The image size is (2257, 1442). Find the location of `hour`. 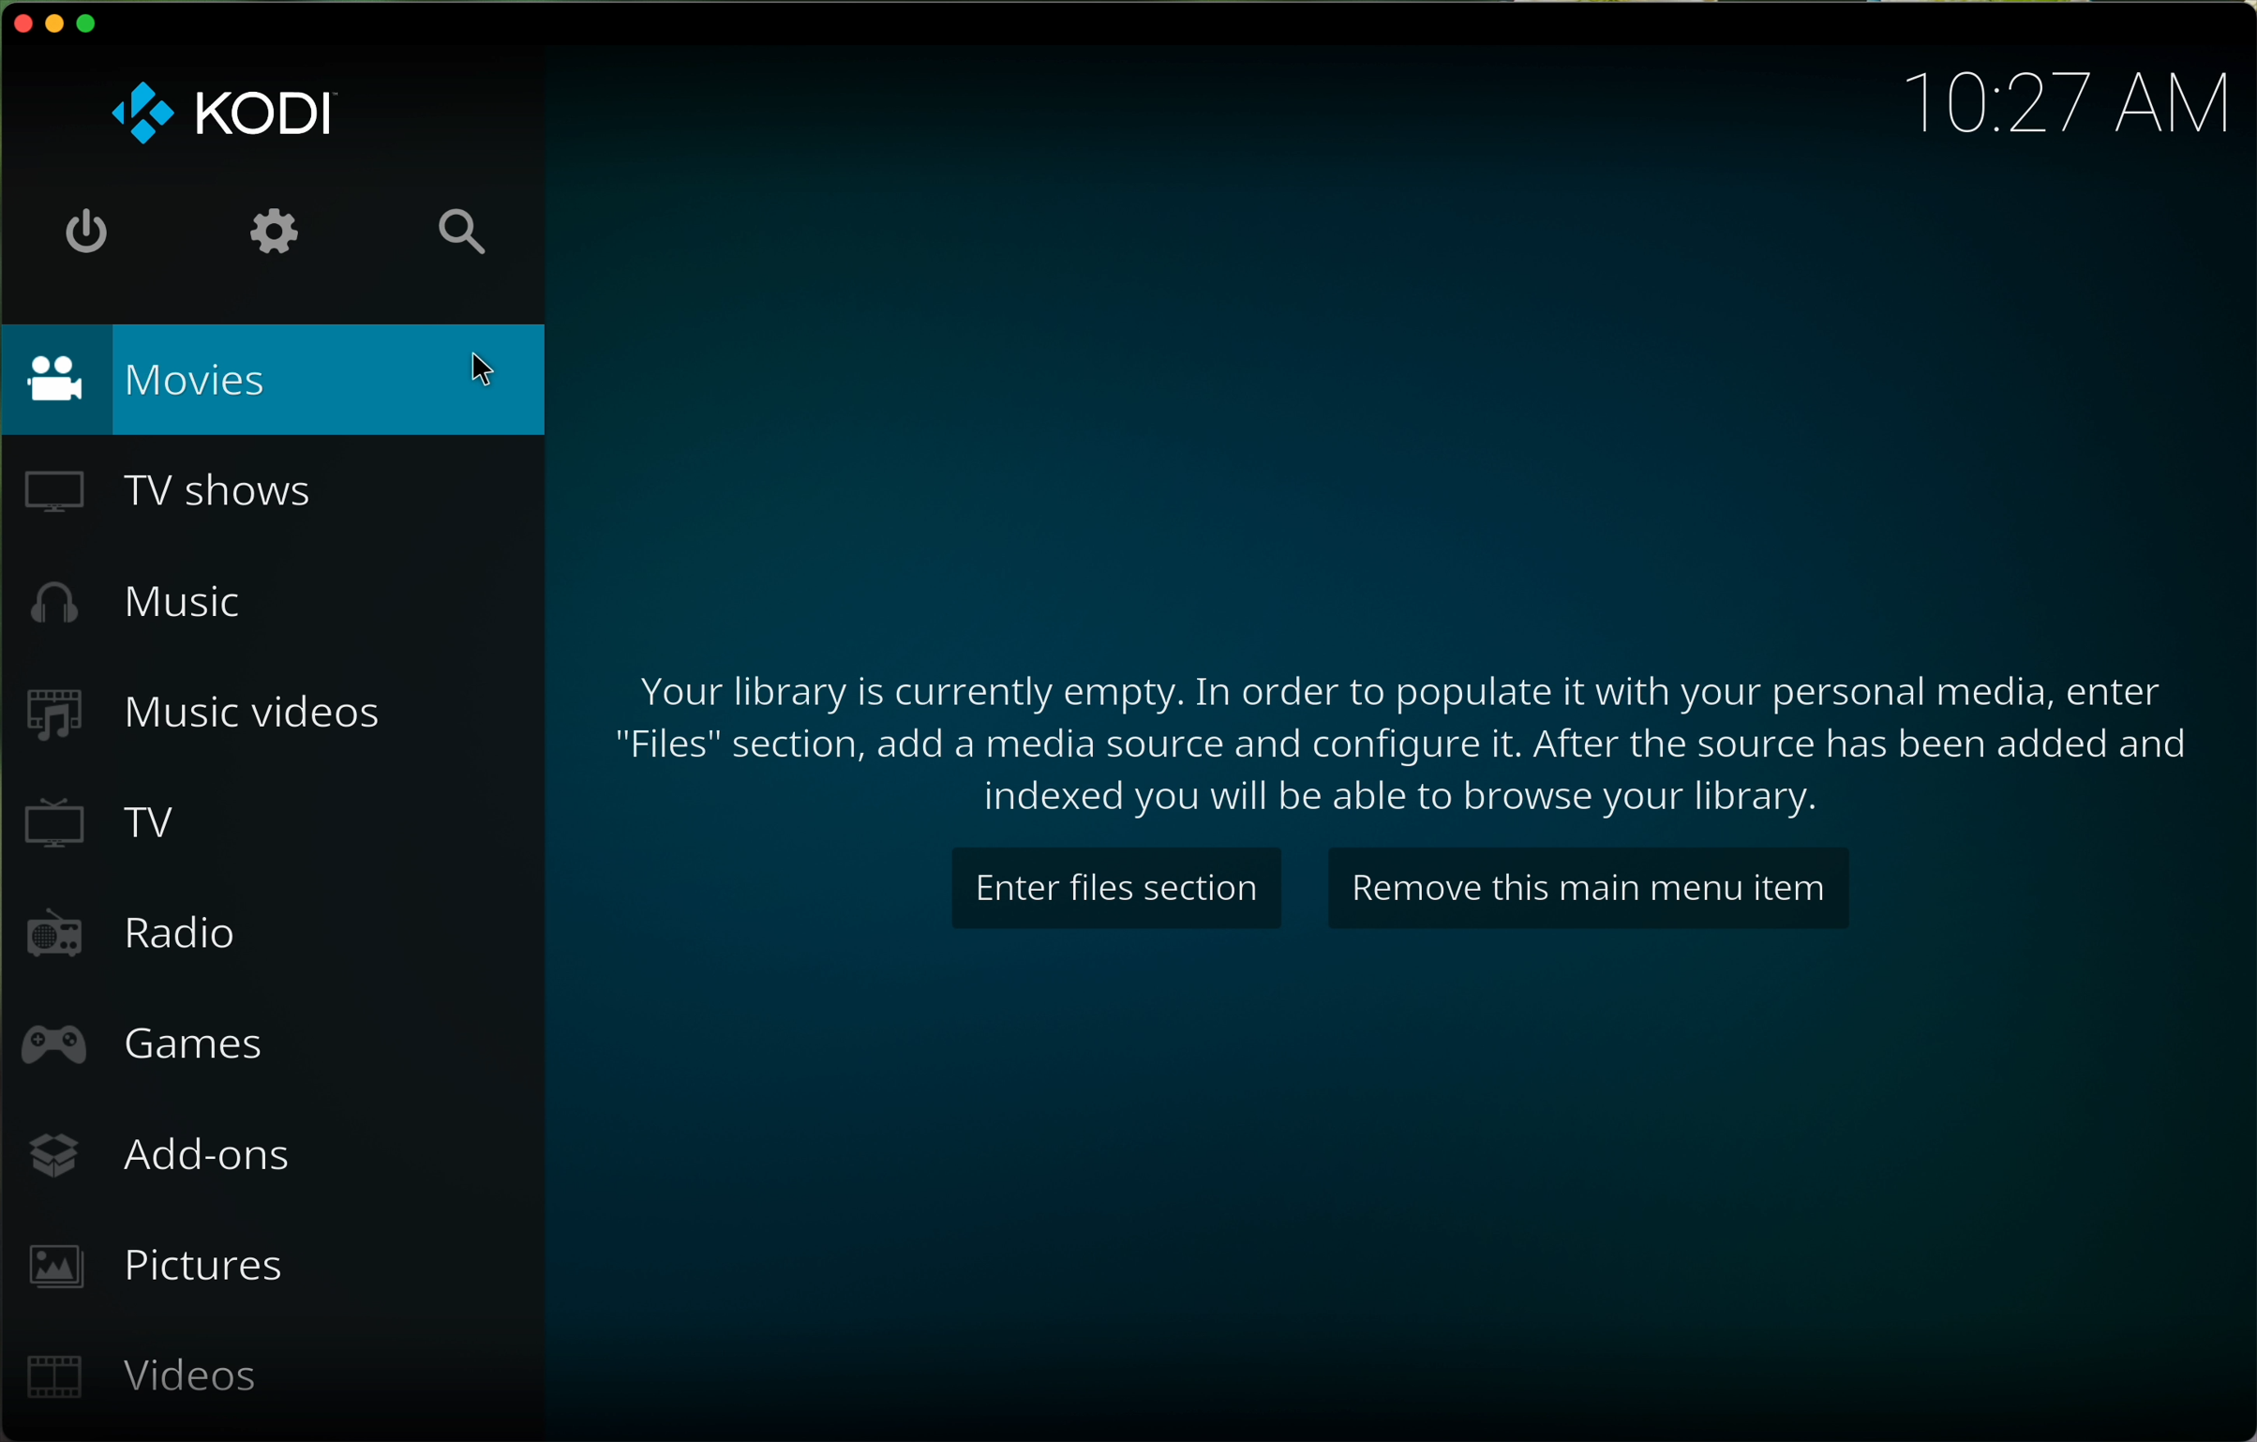

hour is located at coordinates (2065, 103).